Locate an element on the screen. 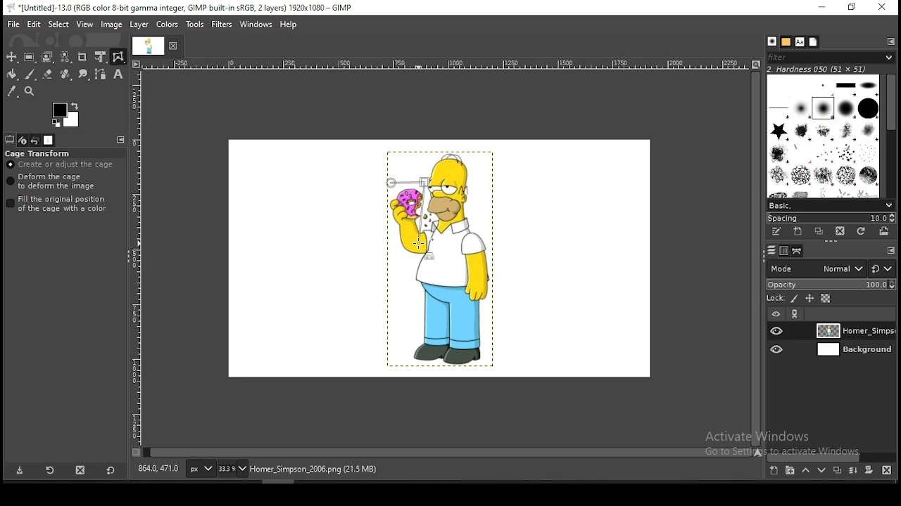 The image size is (901, 506). mouse pointer is located at coordinates (420, 245).